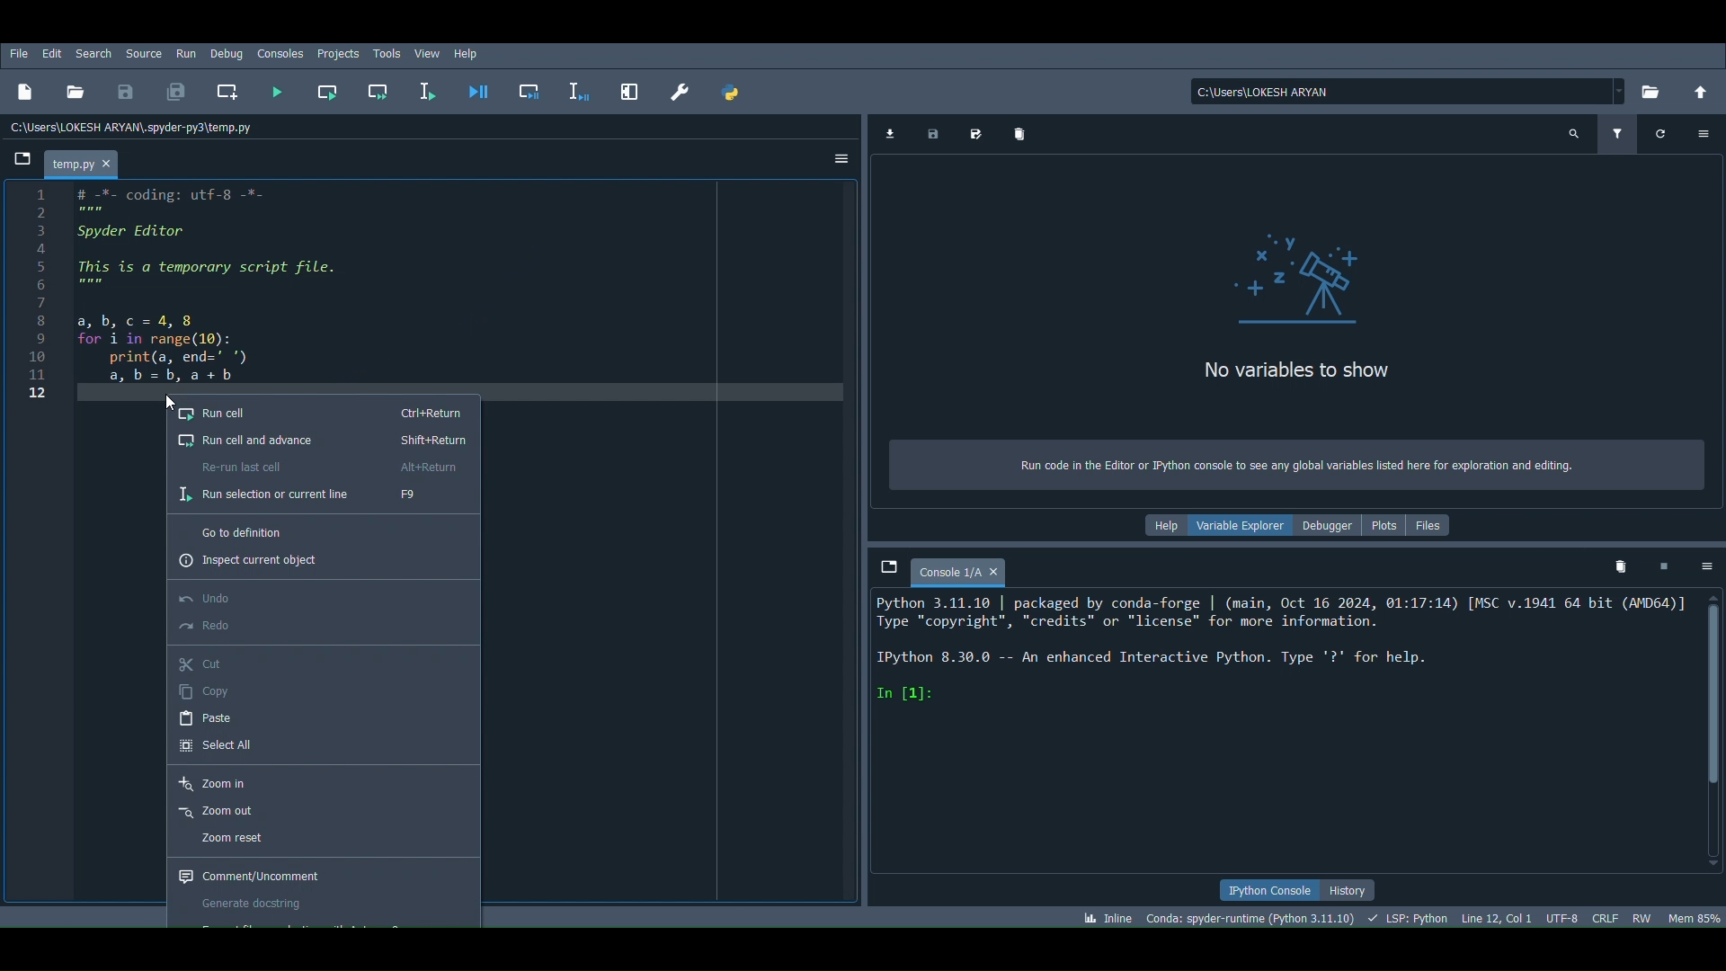 Image resolution: width=1726 pixels, height=971 pixels. I want to click on File, so click(21, 56).